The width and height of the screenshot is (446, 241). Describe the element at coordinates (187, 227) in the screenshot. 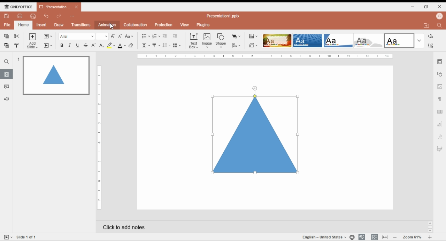

I see `click add notes` at that location.